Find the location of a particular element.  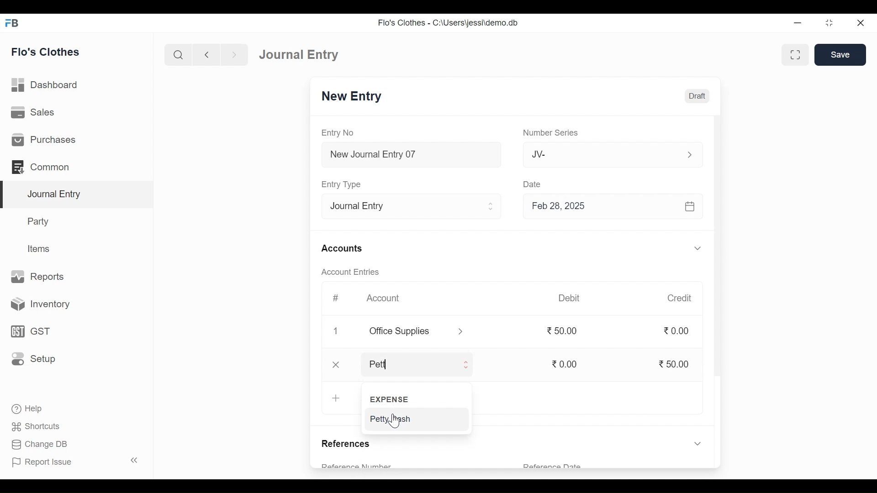

Draft is located at coordinates (695, 96).